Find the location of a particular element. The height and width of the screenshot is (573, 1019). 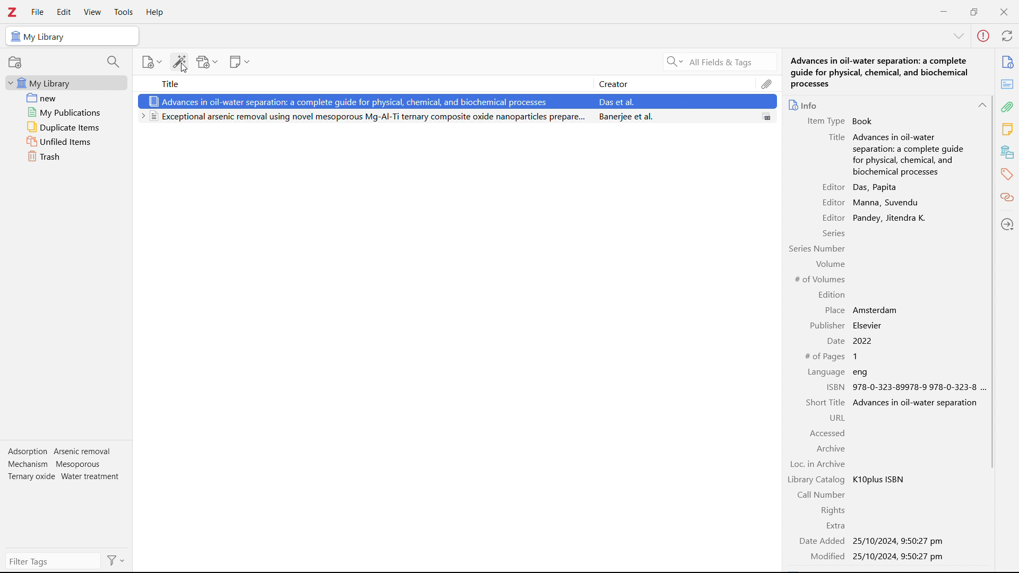

Series number is located at coordinates (817, 248).